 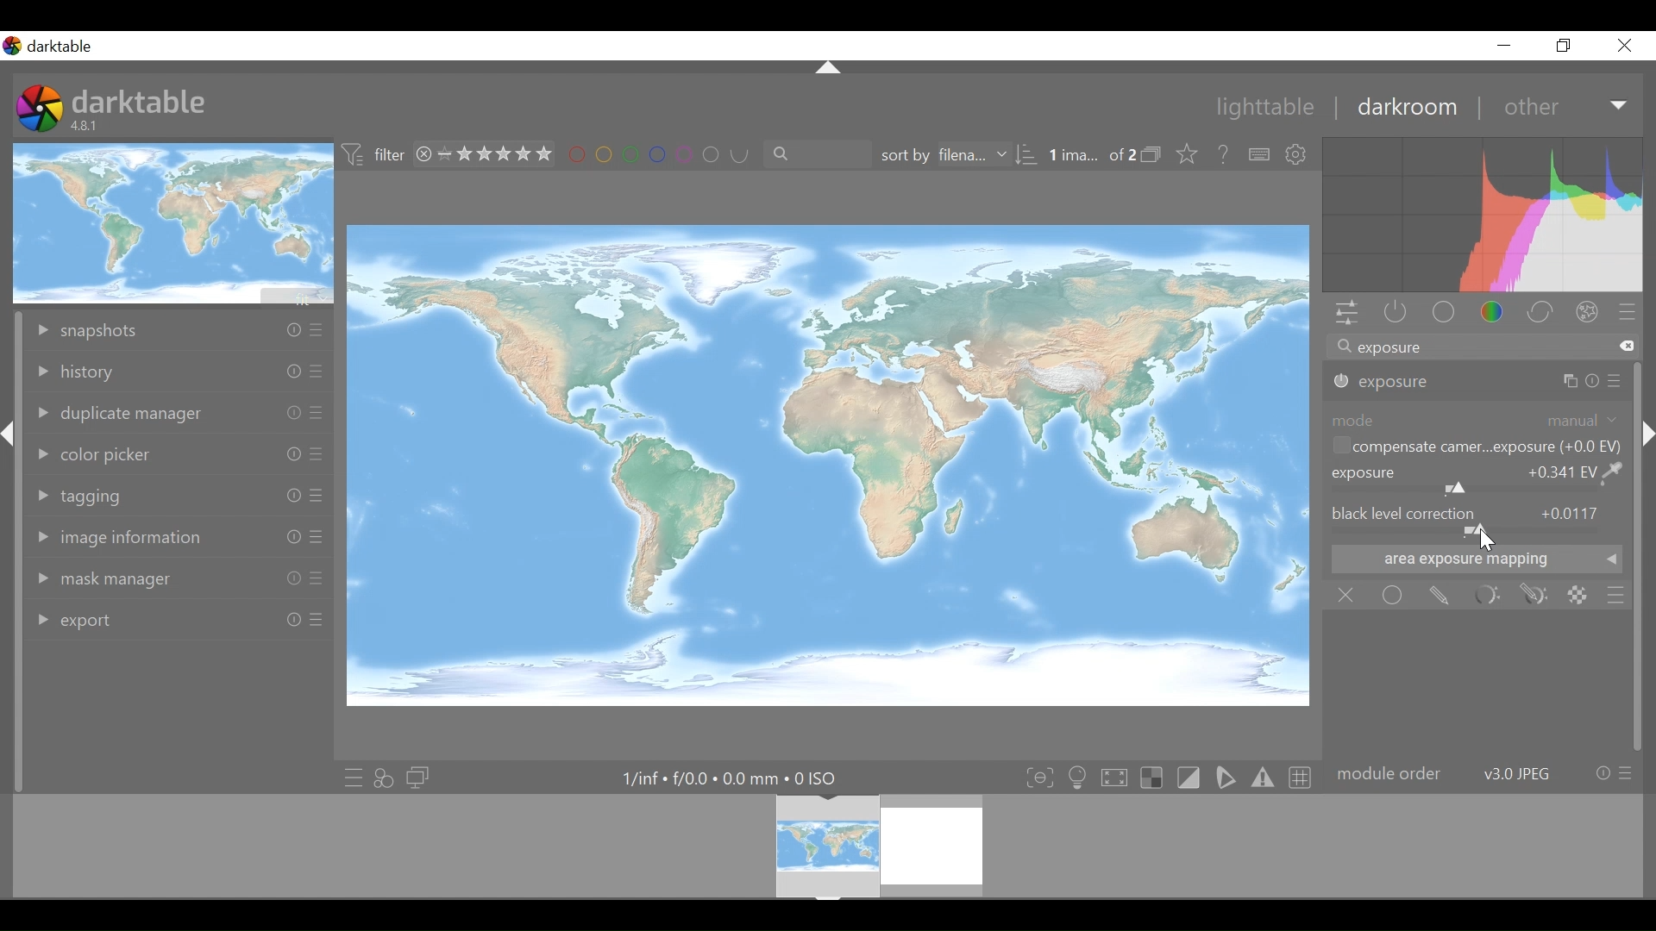 I want to click on color, so click(x=1492, y=313).